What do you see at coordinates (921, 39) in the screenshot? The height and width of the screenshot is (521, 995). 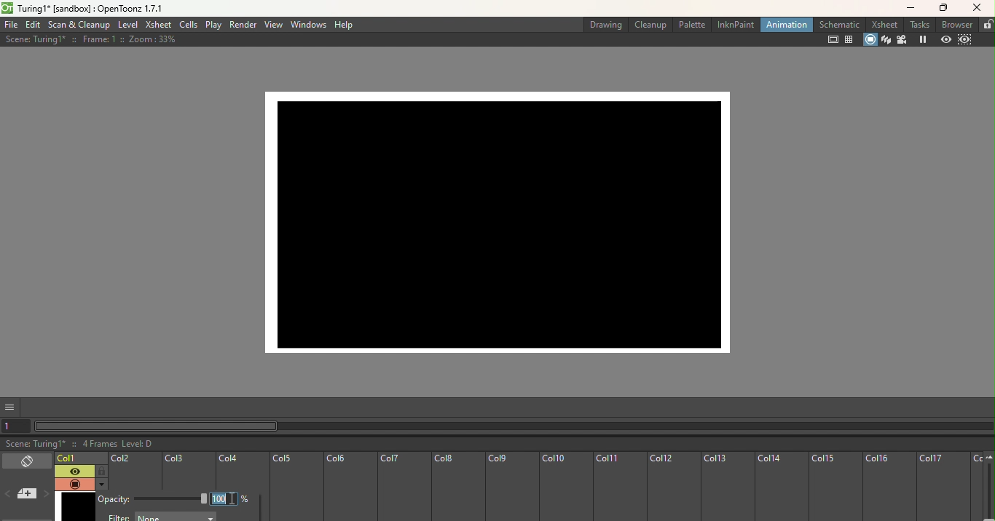 I see `Freeze` at bounding box center [921, 39].